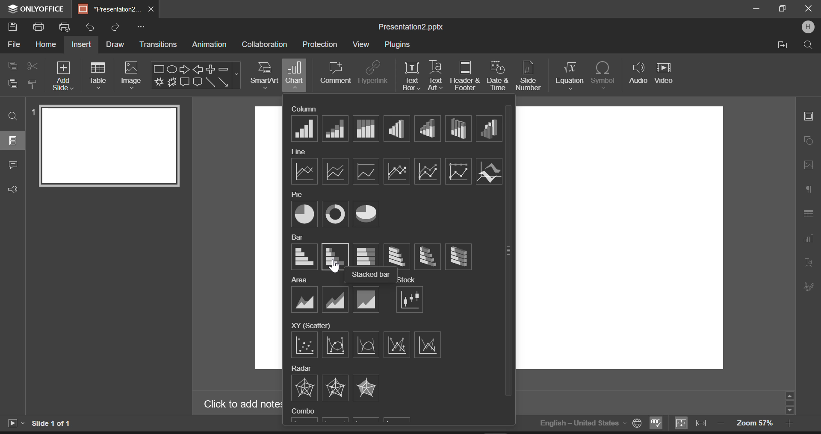 Image resolution: width=821 pixels, height=434 pixels. I want to click on Add Slide, so click(63, 75).